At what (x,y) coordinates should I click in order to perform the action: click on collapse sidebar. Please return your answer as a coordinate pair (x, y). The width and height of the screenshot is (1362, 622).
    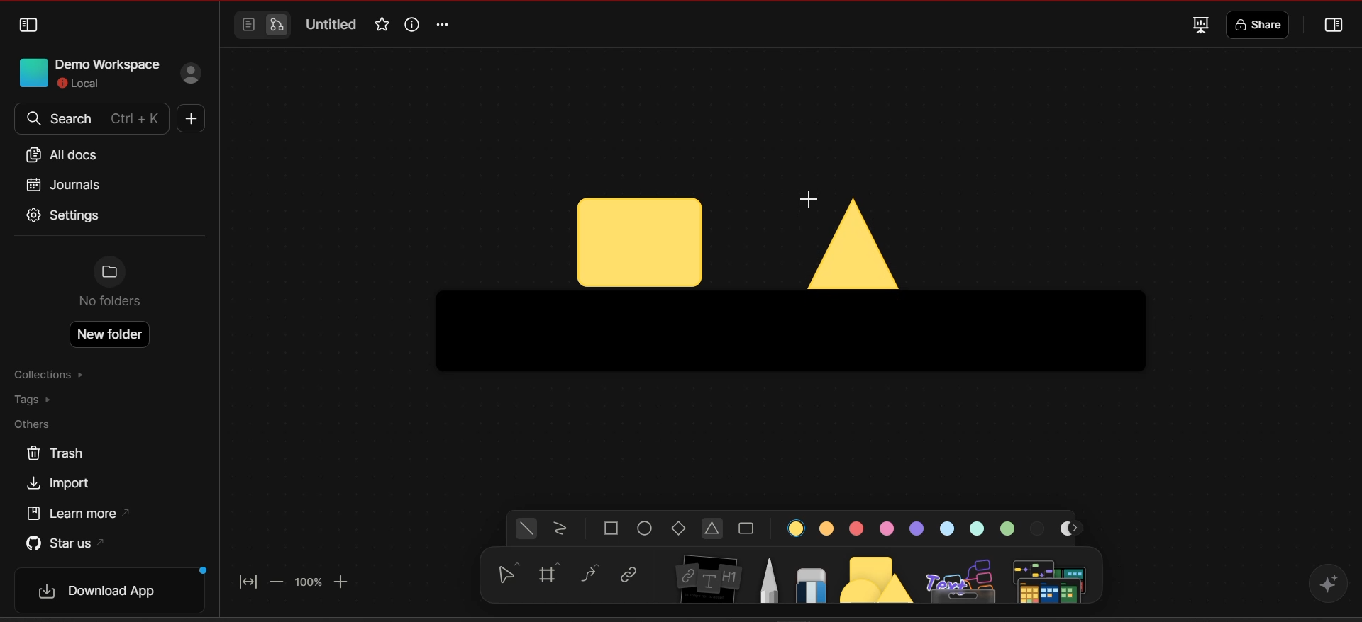
    Looking at the image, I should click on (29, 26).